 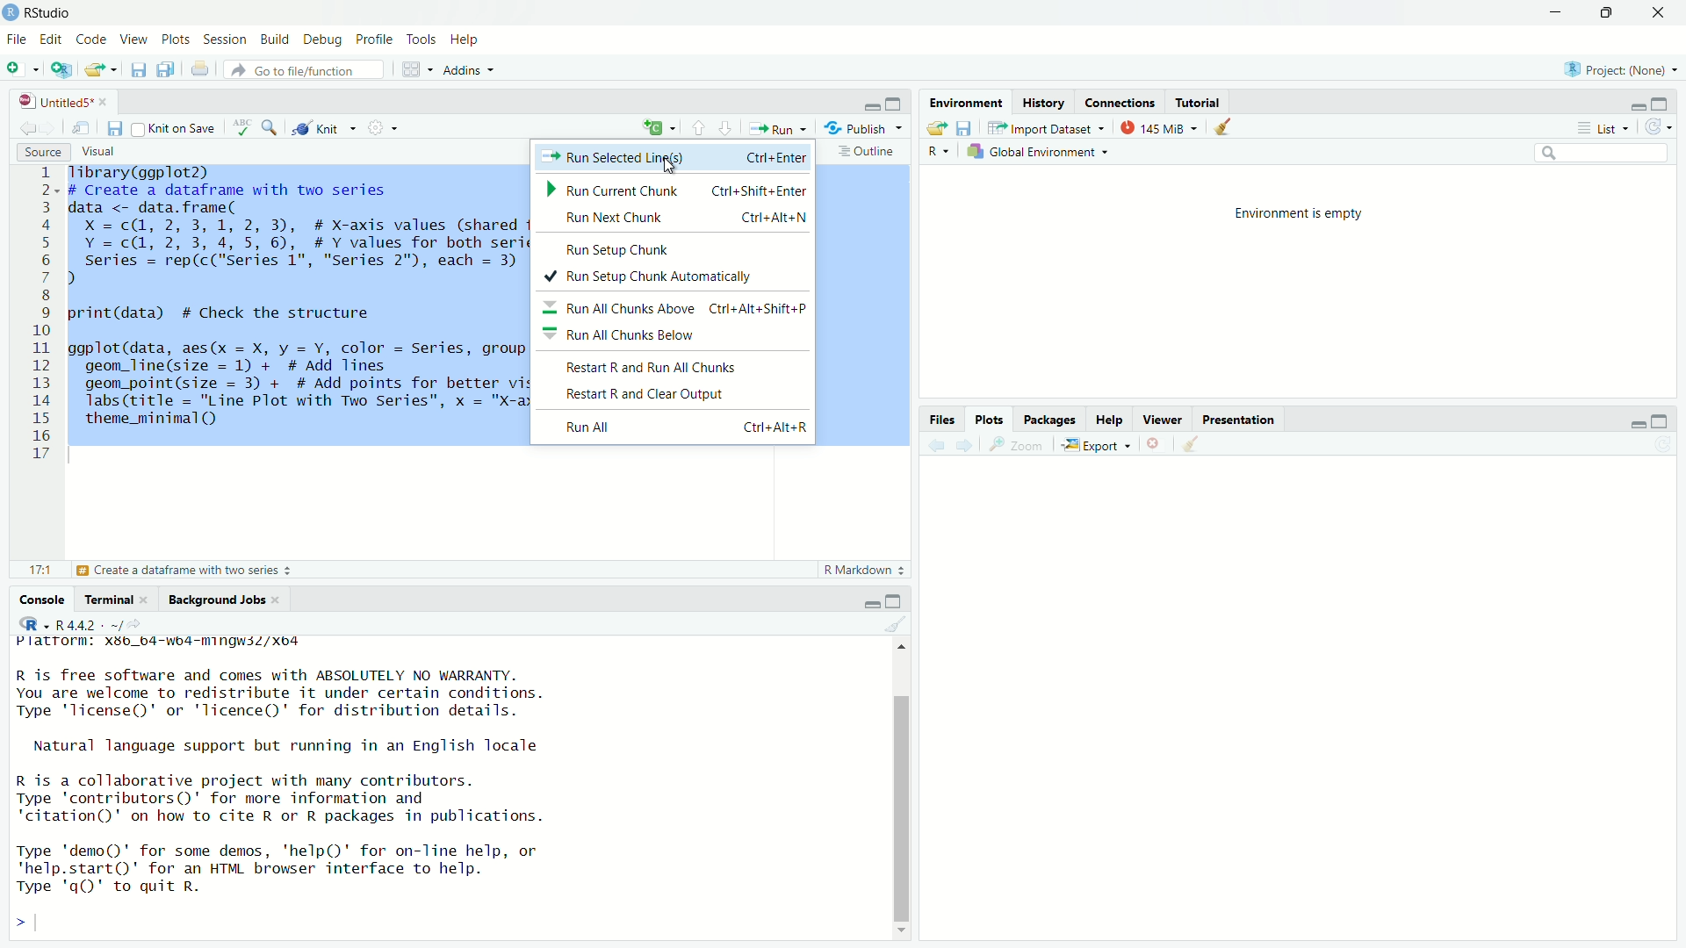 What do you see at coordinates (141, 70) in the screenshot?
I see `Save current document` at bounding box center [141, 70].